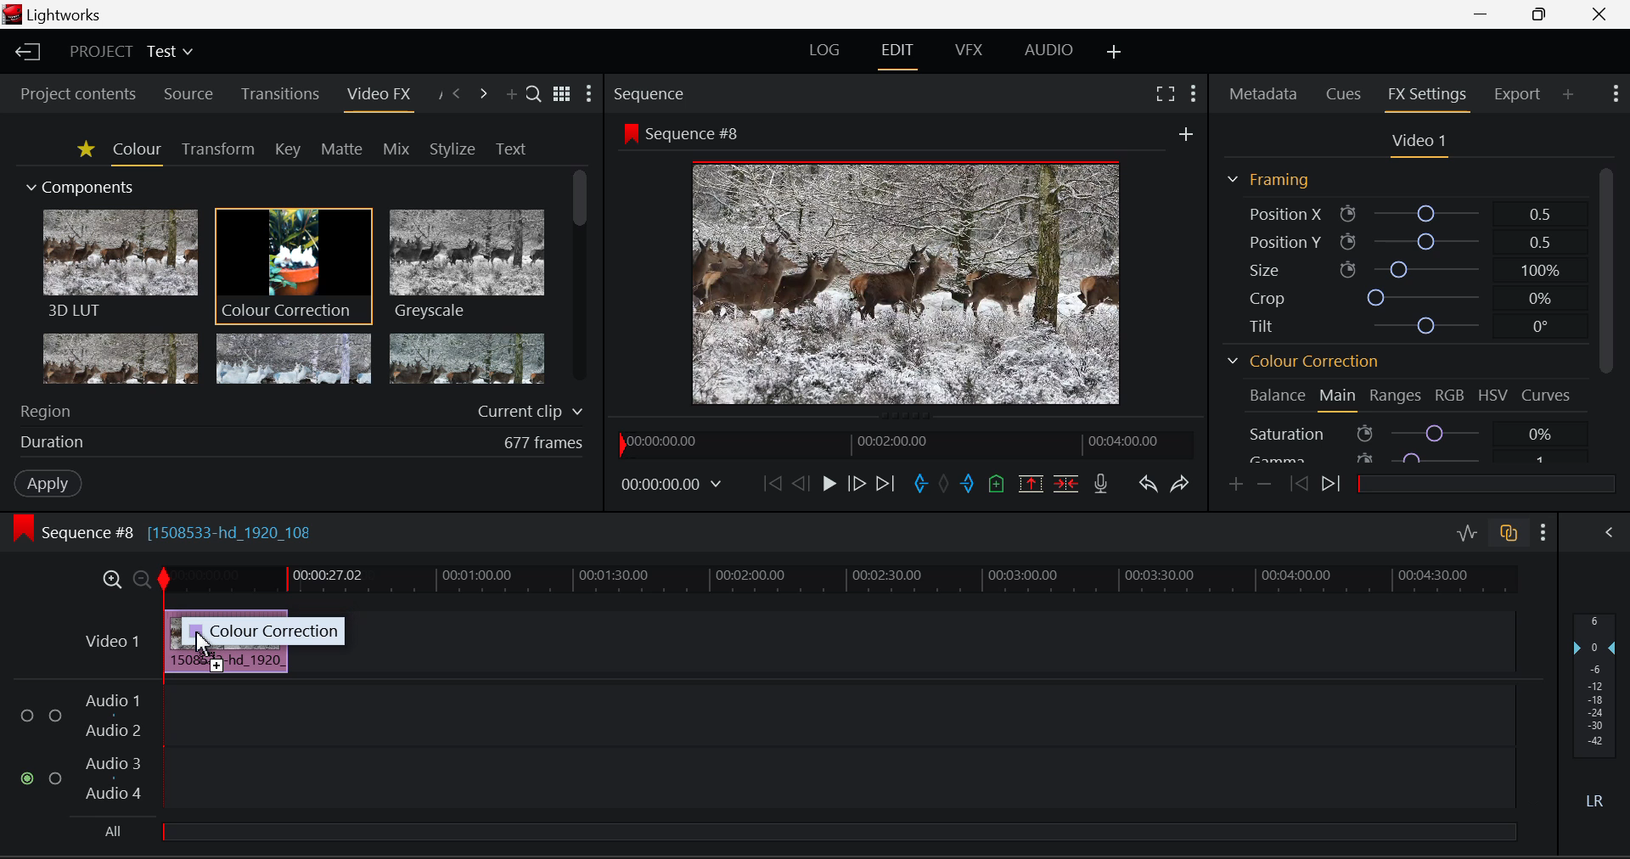 The image size is (1630, 859). I want to click on Key, so click(289, 149).